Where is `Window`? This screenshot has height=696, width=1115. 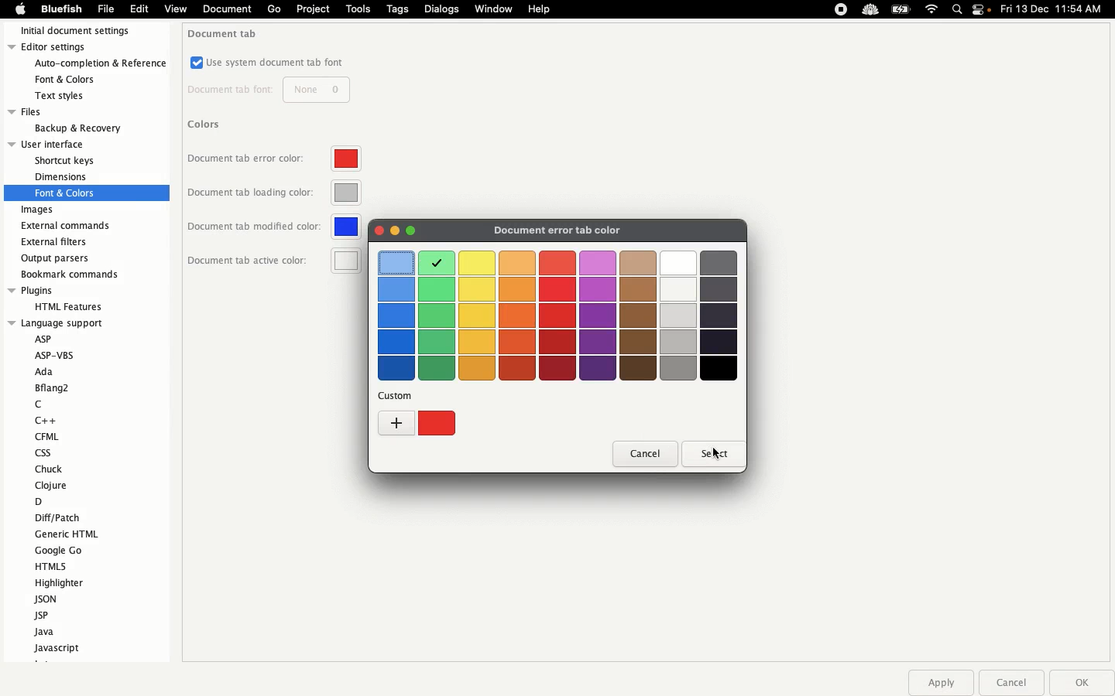 Window is located at coordinates (495, 10).